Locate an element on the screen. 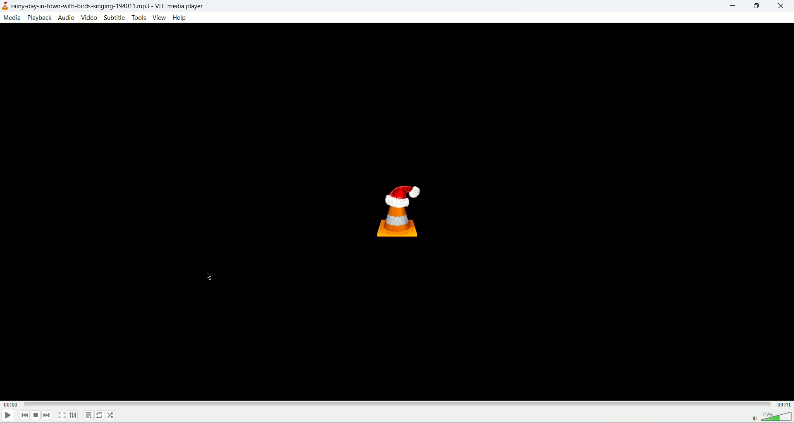 The image size is (794, 423). played time is located at coordinates (10, 405).